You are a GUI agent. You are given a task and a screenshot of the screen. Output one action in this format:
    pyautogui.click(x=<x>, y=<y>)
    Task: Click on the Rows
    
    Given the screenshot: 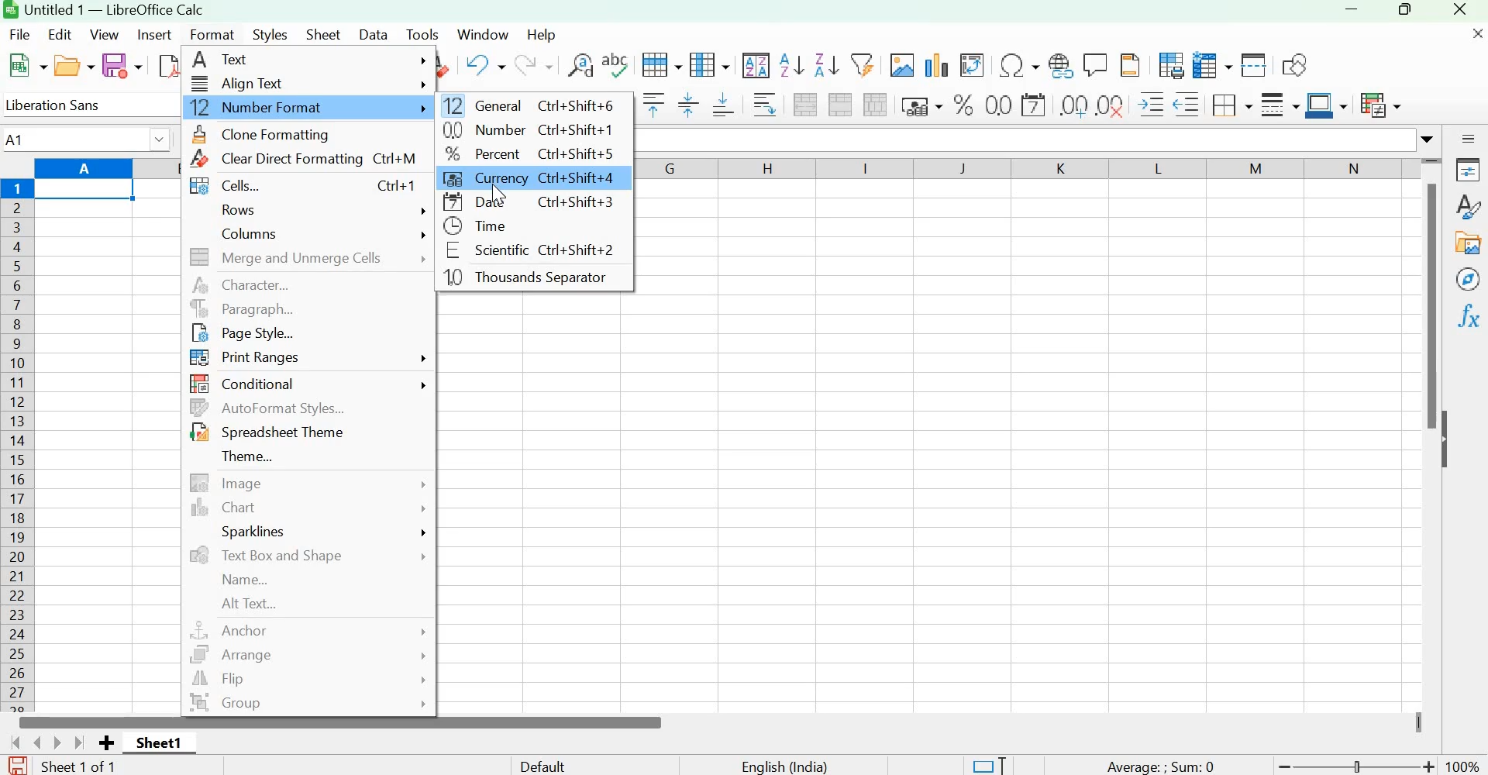 What is the action you would take?
    pyautogui.click(x=322, y=212)
    